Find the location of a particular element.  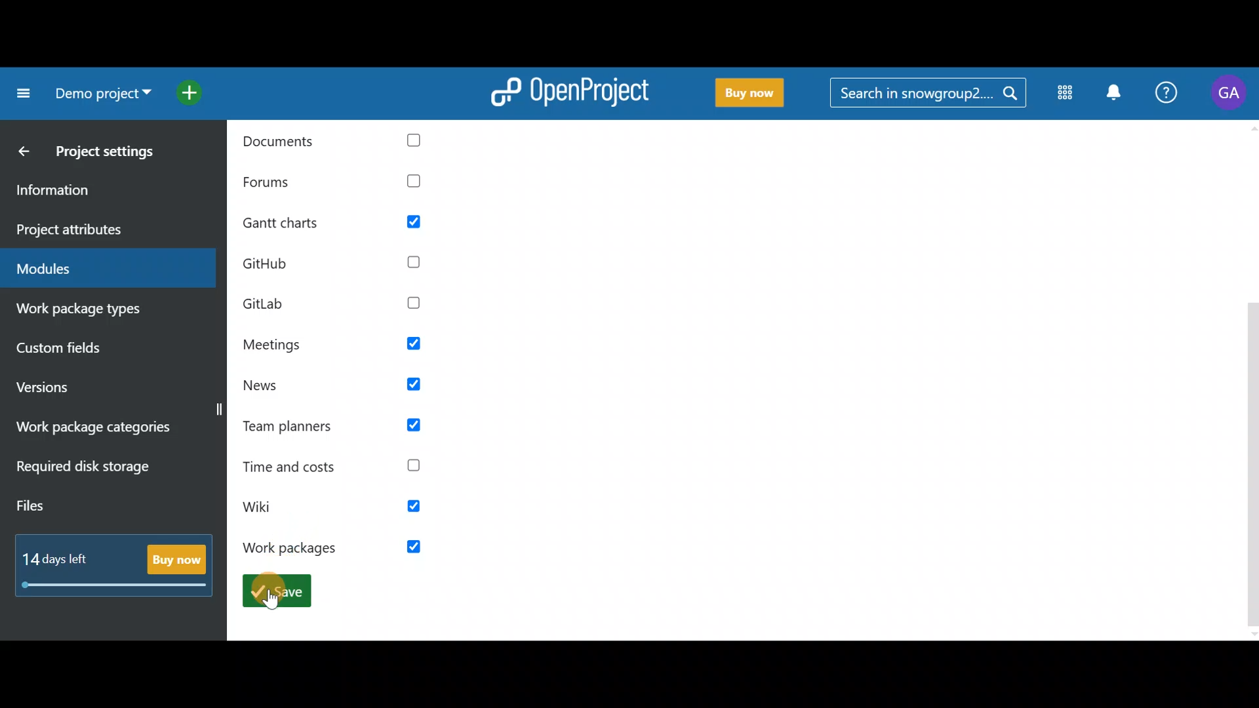

OpenProject is located at coordinates (570, 96).